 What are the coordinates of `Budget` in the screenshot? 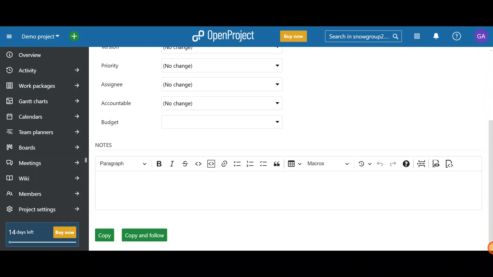 It's located at (189, 123).